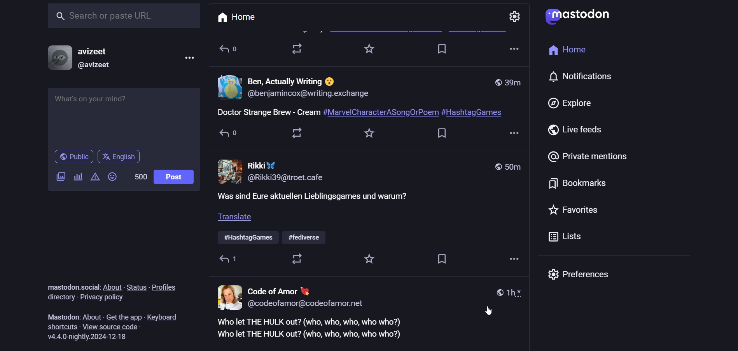  I want to click on favourite, so click(370, 260).